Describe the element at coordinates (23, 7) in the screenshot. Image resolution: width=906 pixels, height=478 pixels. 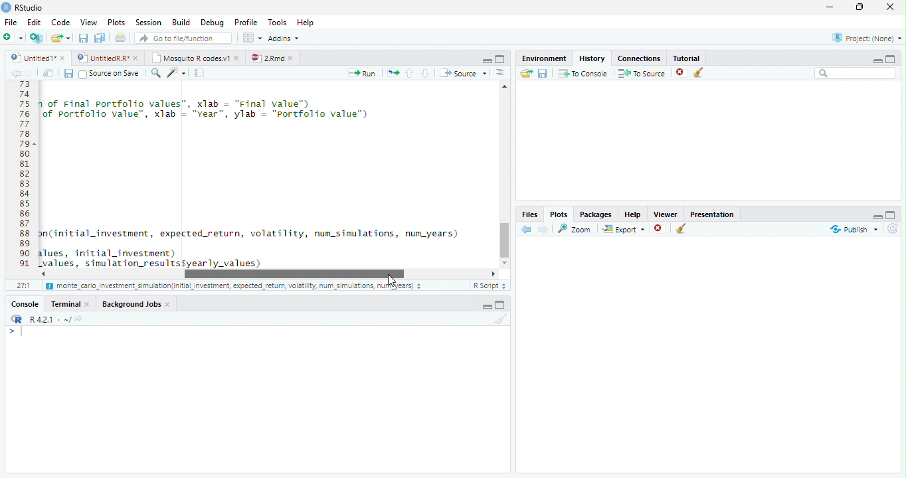
I see `RStudio` at that location.